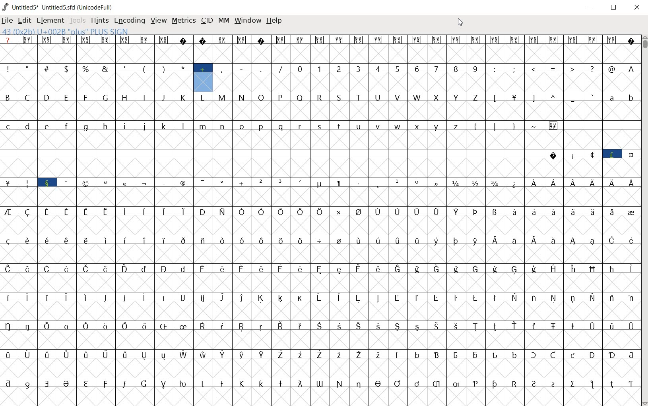  Describe the element at coordinates (460, 23) in the screenshot. I see `cursor` at that location.